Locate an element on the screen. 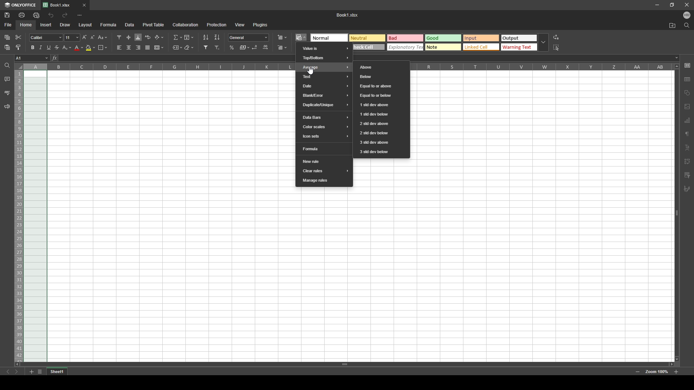 The width and height of the screenshot is (694, 390). file is located at coordinates (8, 24).